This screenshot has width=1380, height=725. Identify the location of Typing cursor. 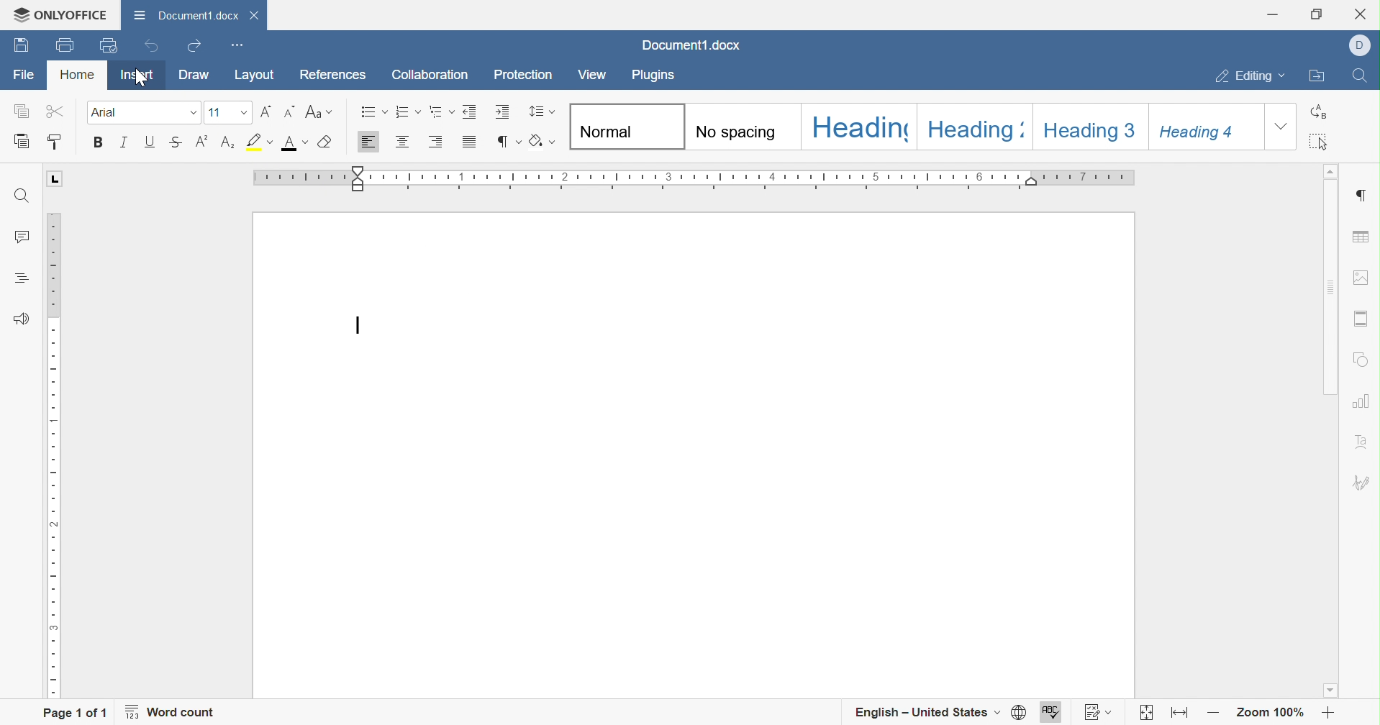
(360, 324).